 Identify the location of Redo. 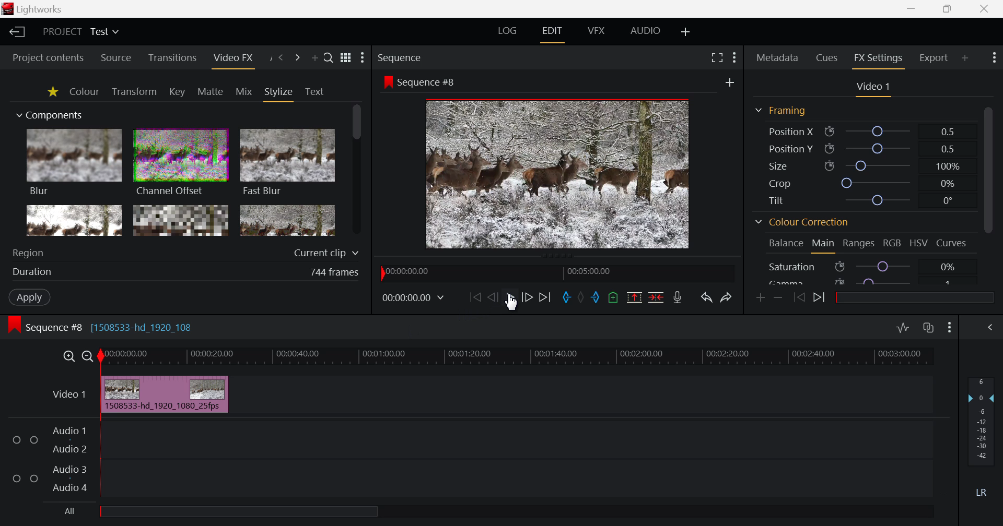
(725, 298).